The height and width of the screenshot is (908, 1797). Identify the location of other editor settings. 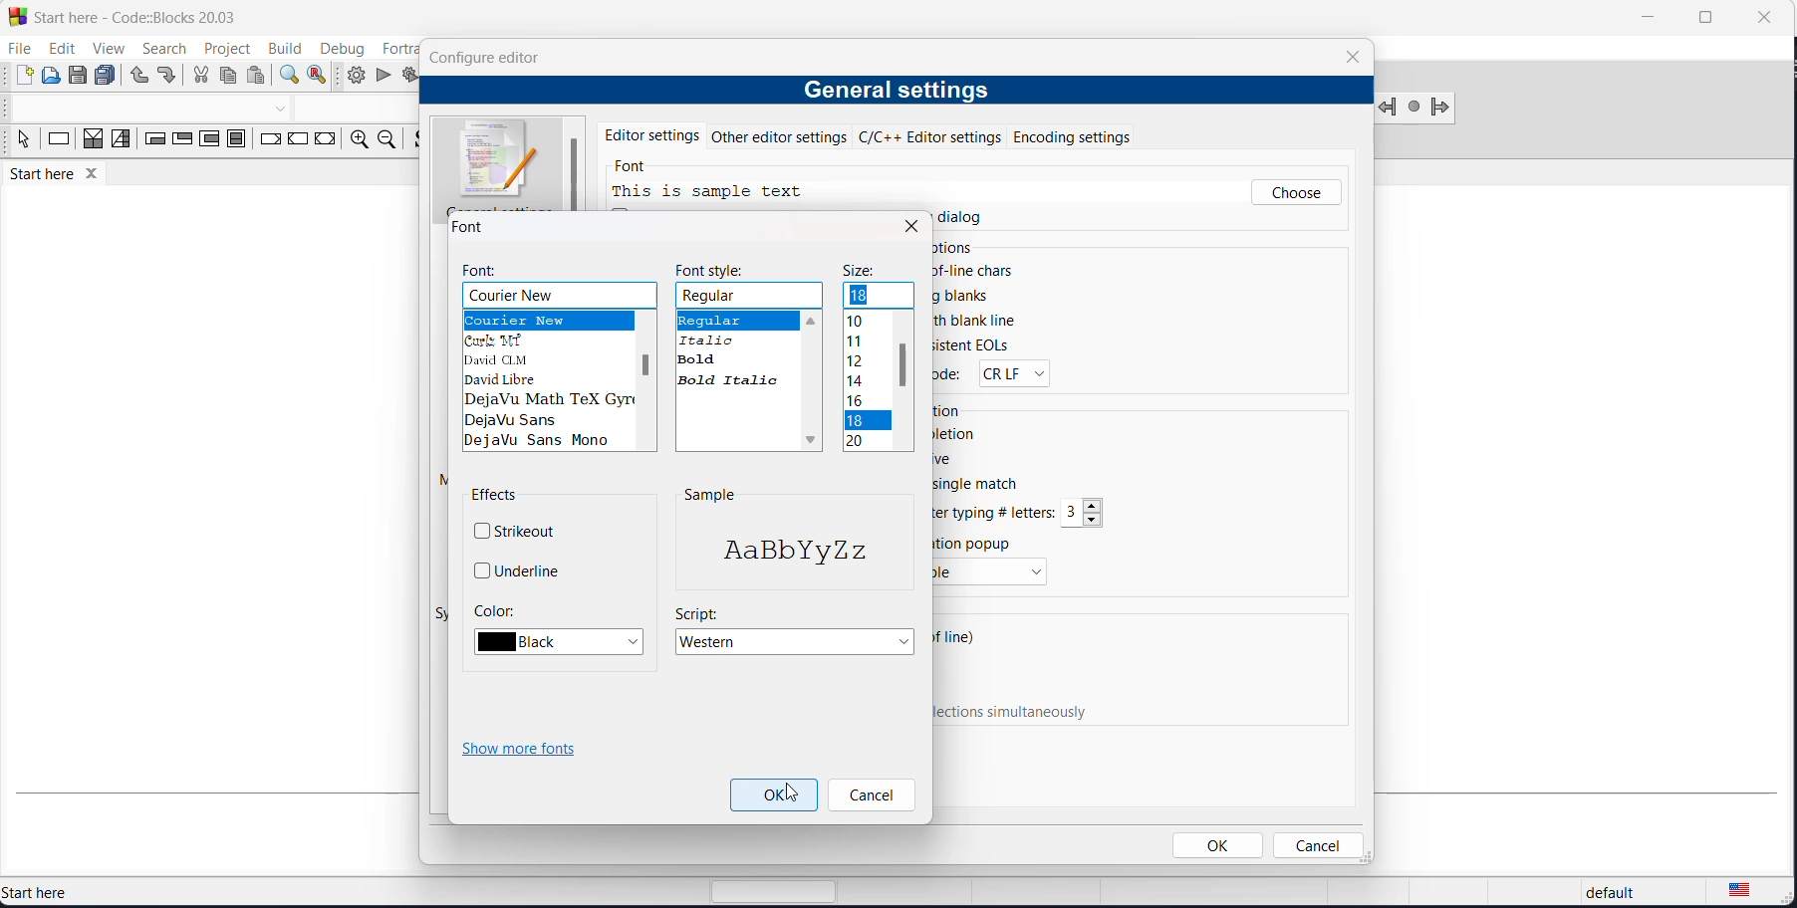
(783, 136).